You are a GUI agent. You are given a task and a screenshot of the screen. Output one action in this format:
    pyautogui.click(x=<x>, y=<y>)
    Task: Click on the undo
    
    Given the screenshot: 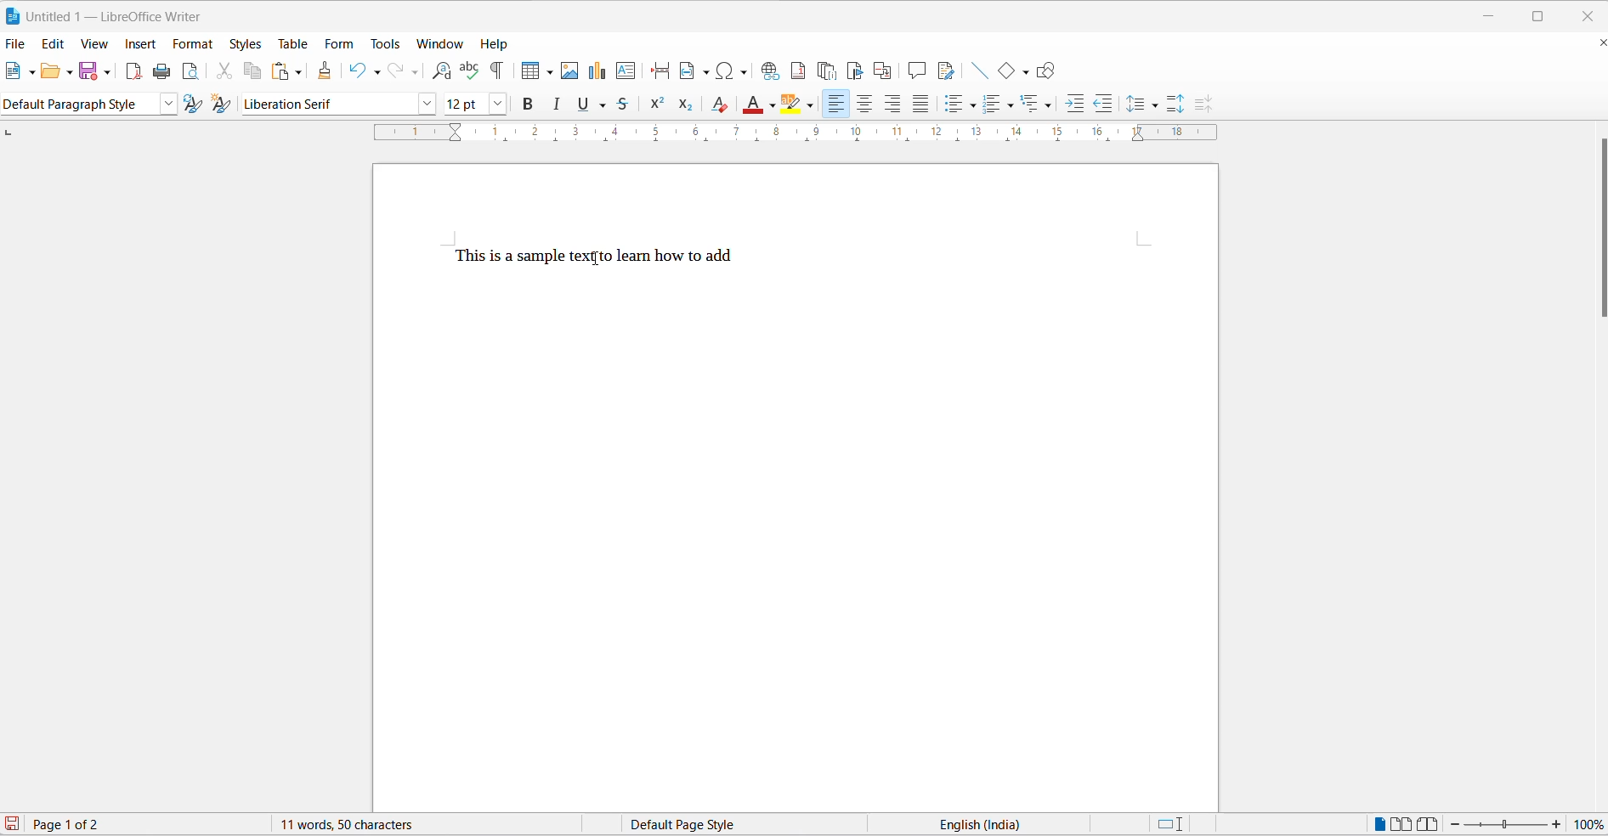 What is the action you would take?
    pyautogui.click(x=357, y=71)
    